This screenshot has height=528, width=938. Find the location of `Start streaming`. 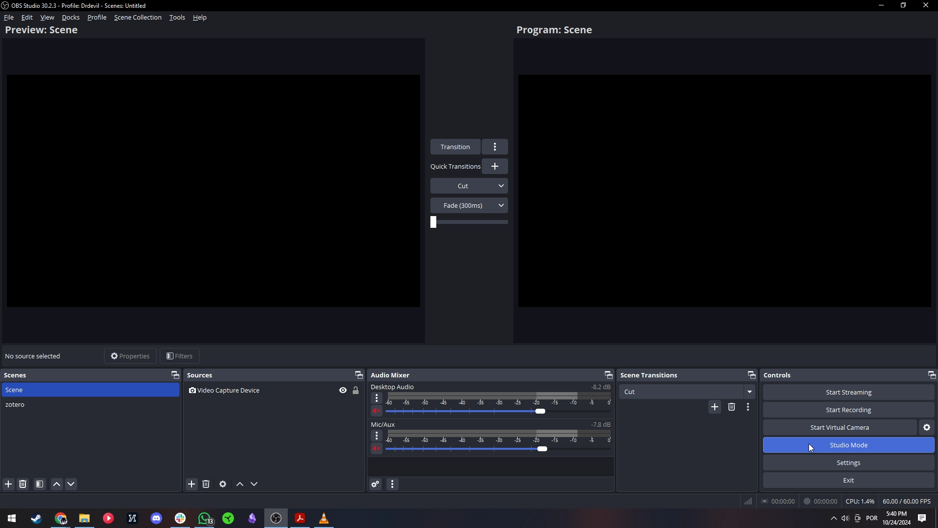

Start streaming is located at coordinates (849, 392).